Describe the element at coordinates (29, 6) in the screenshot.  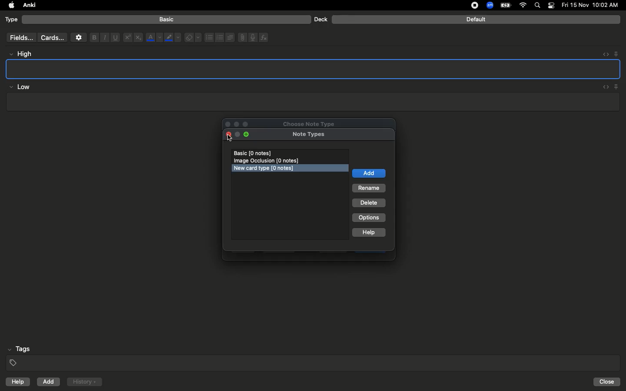
I see `Anki` at that location.